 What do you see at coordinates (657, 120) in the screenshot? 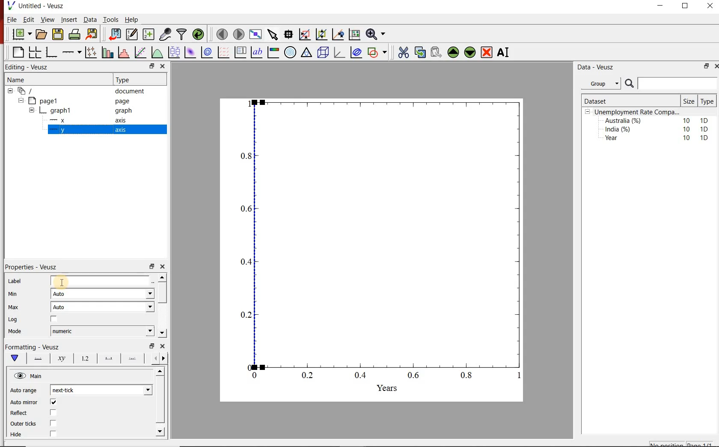
I see `Australia (%) 10 1D` at bounding box center [657, 120].